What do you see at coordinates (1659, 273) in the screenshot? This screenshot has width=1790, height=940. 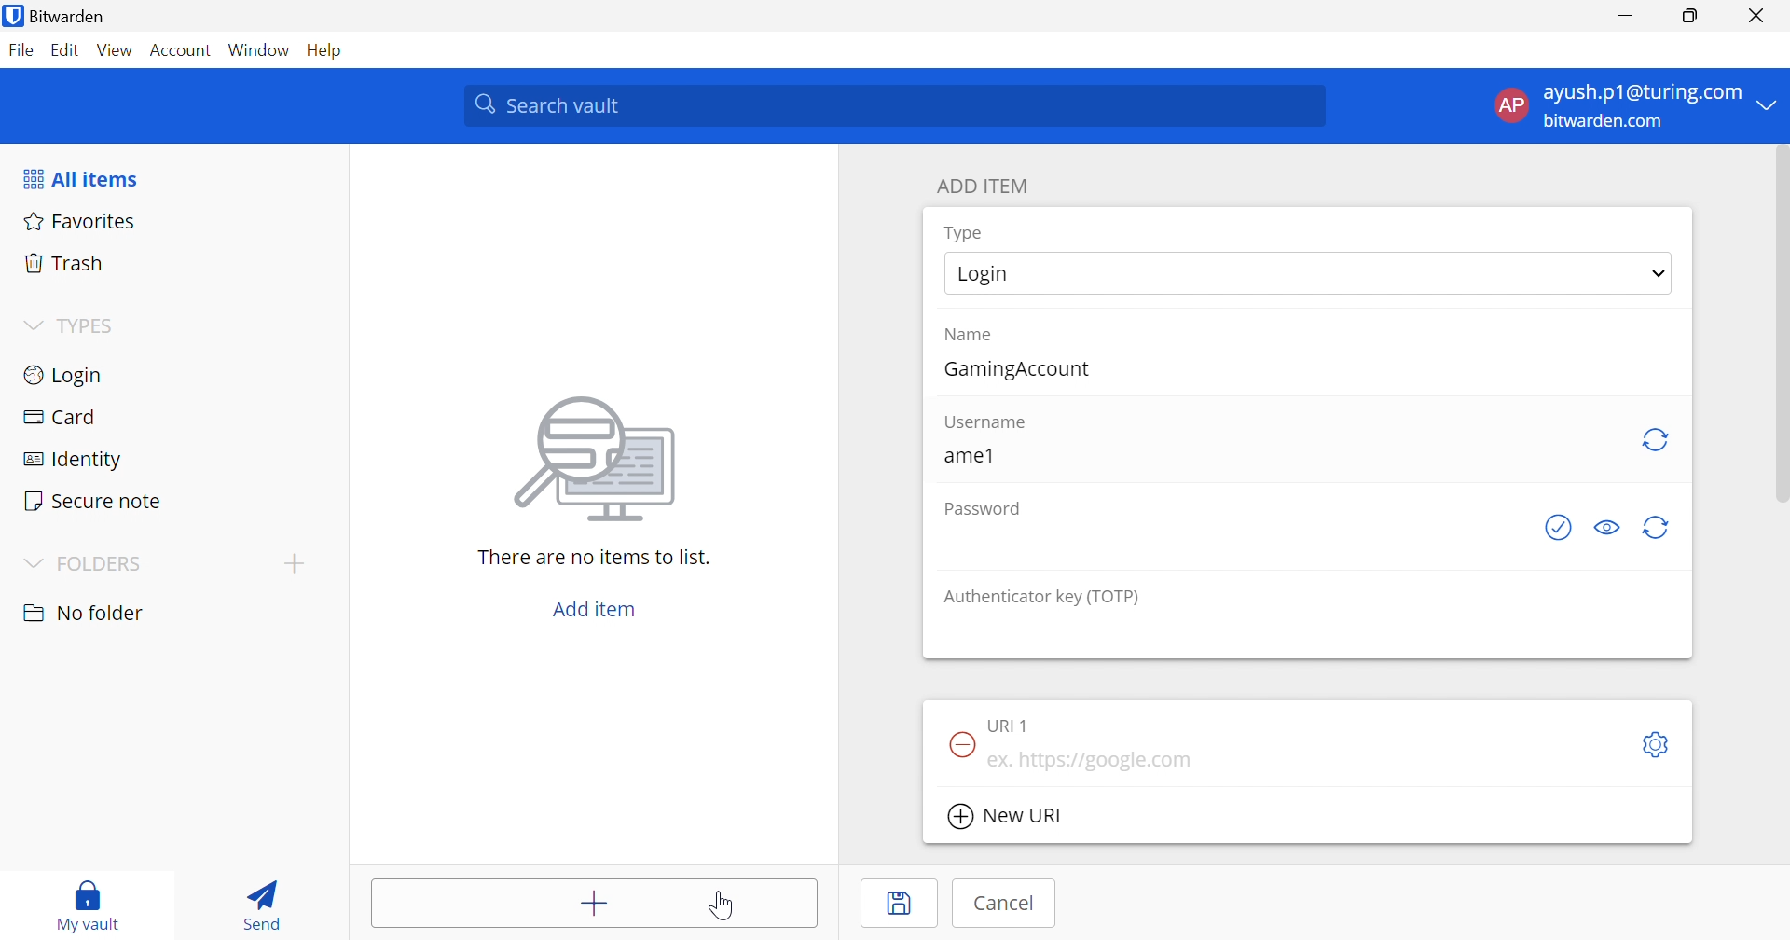 I see `Drop Down` at bounding box center [1659, 273].